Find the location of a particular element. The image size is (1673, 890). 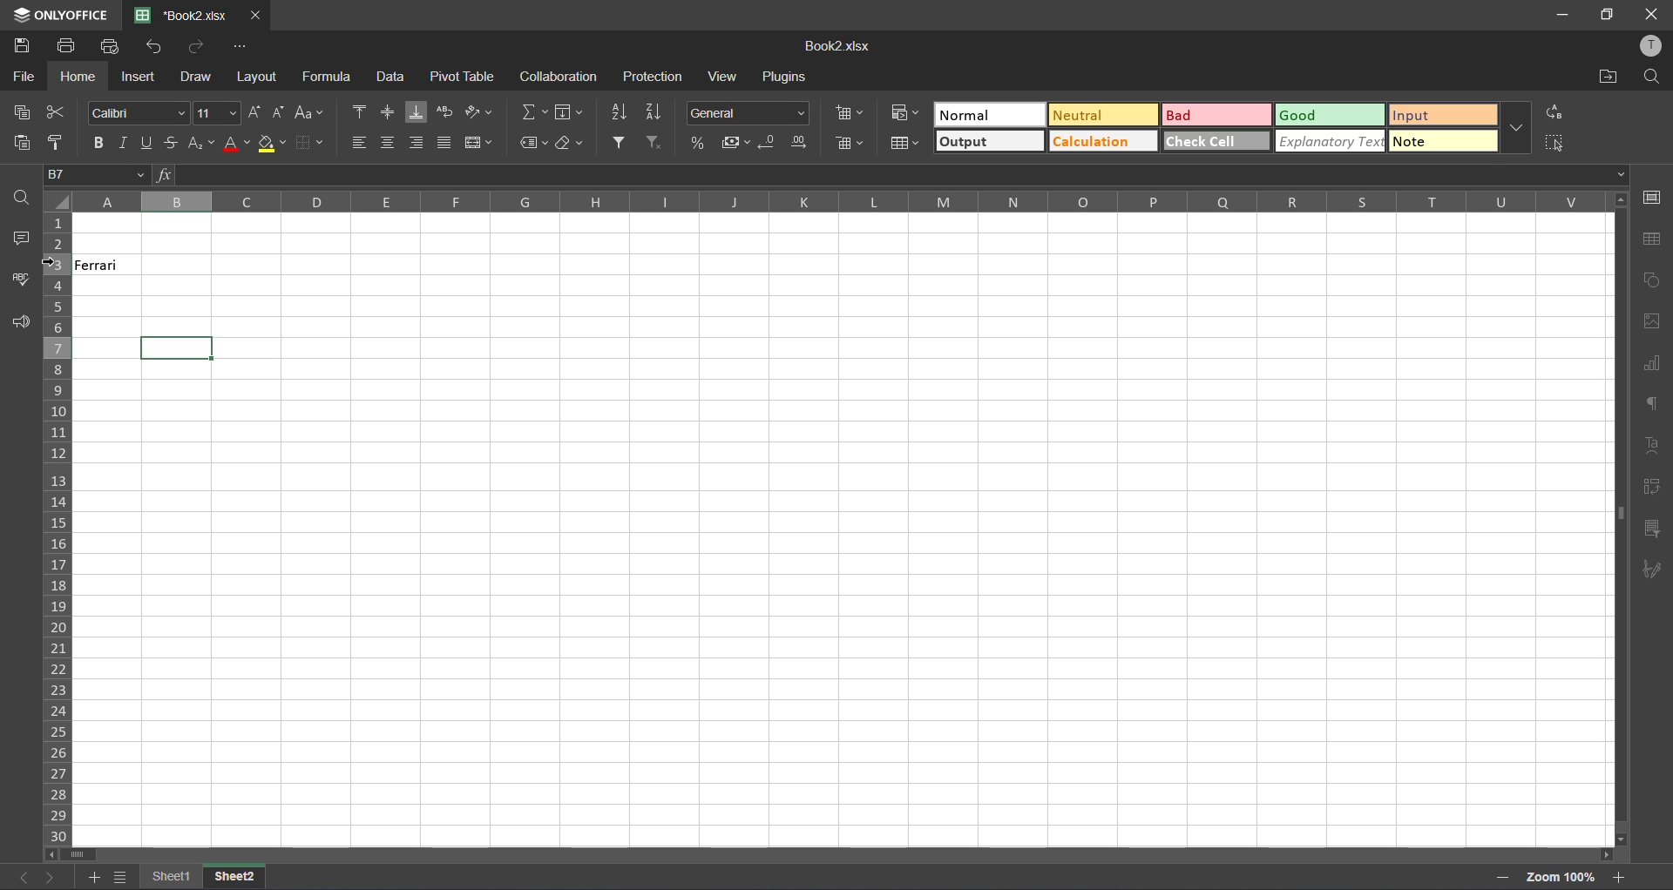

justified is located at coordinates (446, 140).